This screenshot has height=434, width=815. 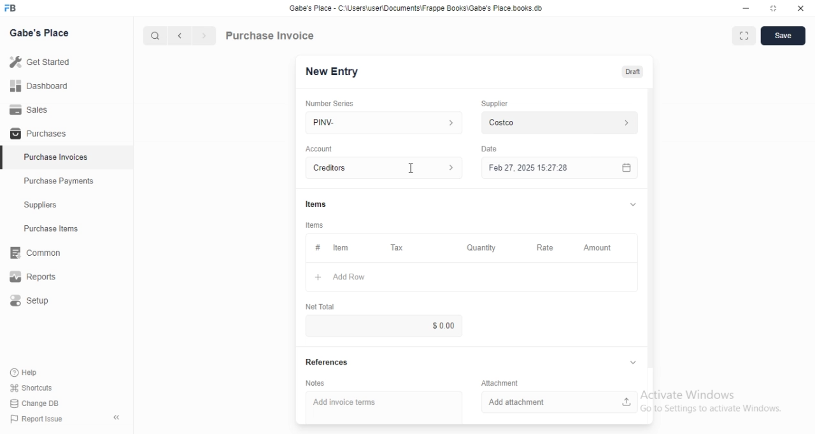 I want to click on Toggle between form and full width, so click(x=744, y=36).